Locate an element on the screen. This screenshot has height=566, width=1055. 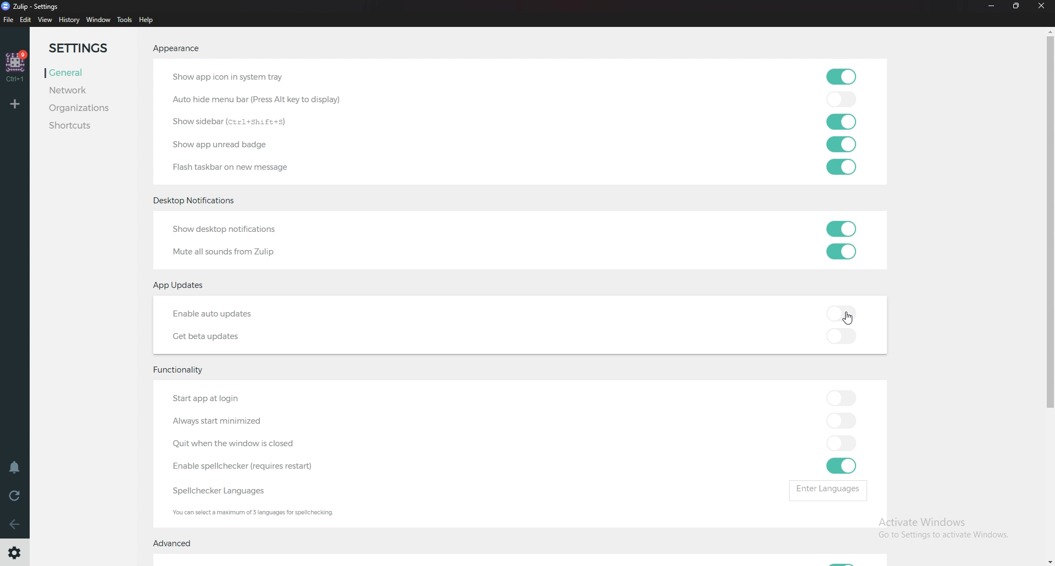
toggle is located at coordinates (843, 143).